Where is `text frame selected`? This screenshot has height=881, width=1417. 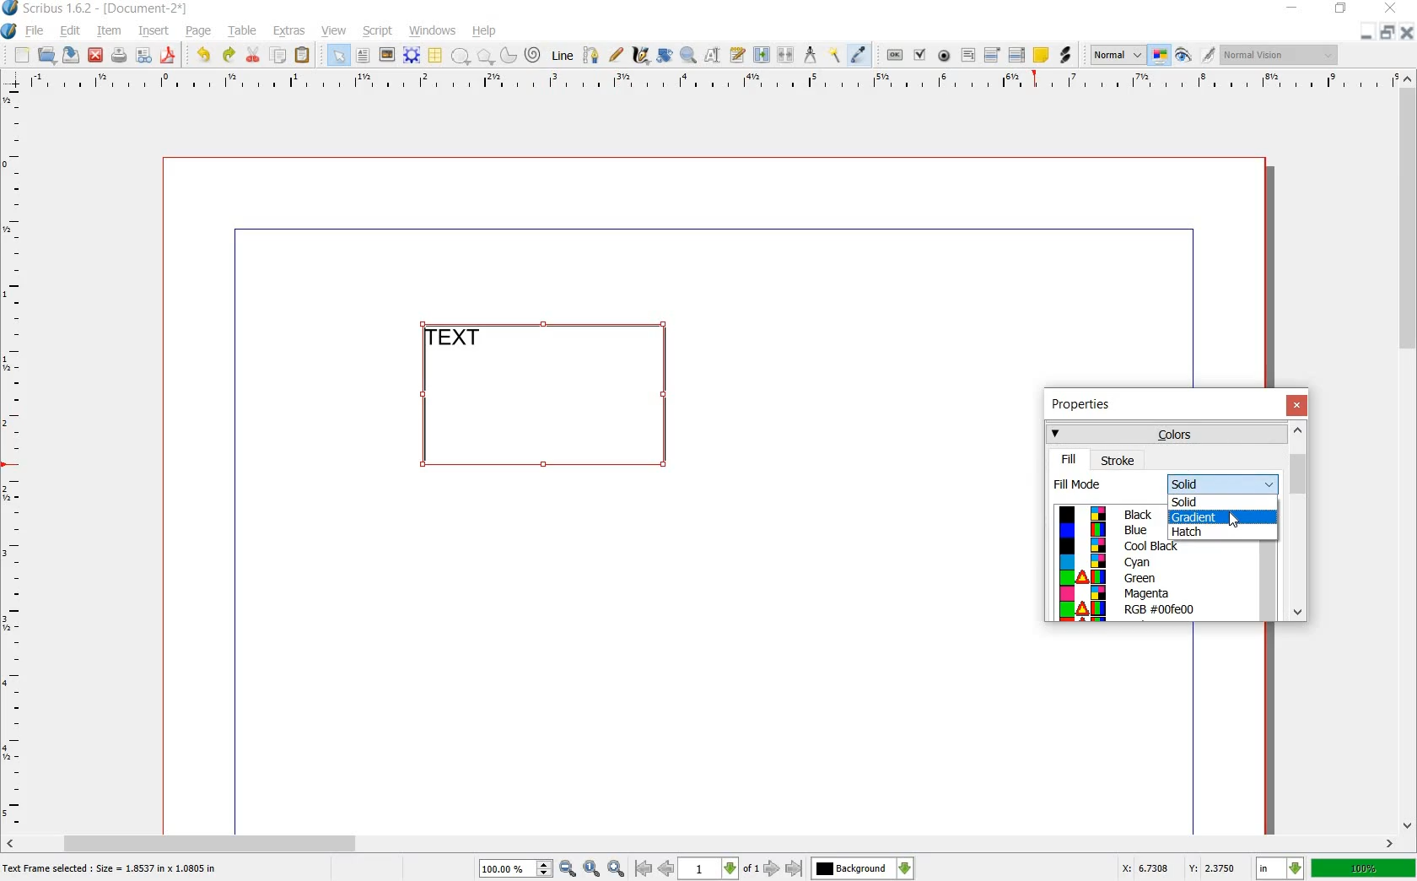 text frame selected is located at coordinates (558, 395).